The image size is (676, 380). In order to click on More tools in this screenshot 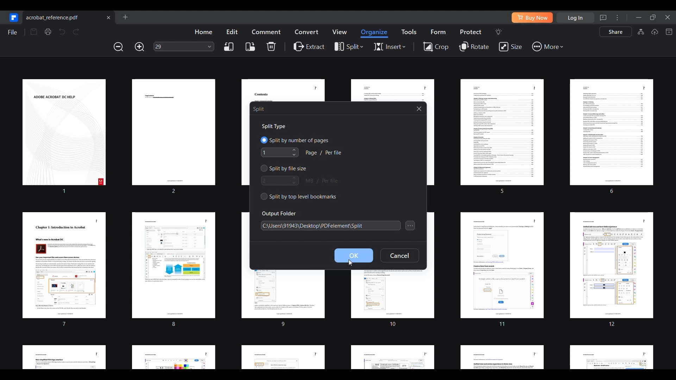, I will do `click(547, 47)`.